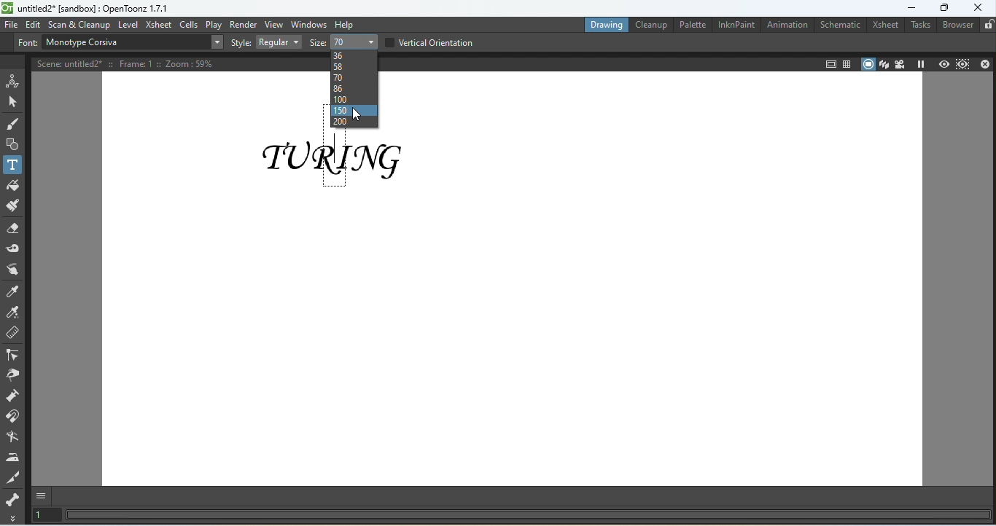 The height and width of the screenshot is (526, 996). Describe the element at coordinates (353, 55) in the screenshot. I see `36` at that location.